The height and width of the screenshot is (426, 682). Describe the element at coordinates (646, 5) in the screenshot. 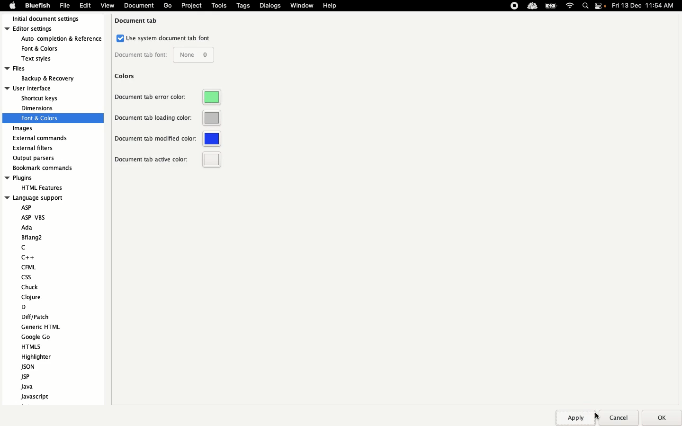

I see `Date time` at that location.